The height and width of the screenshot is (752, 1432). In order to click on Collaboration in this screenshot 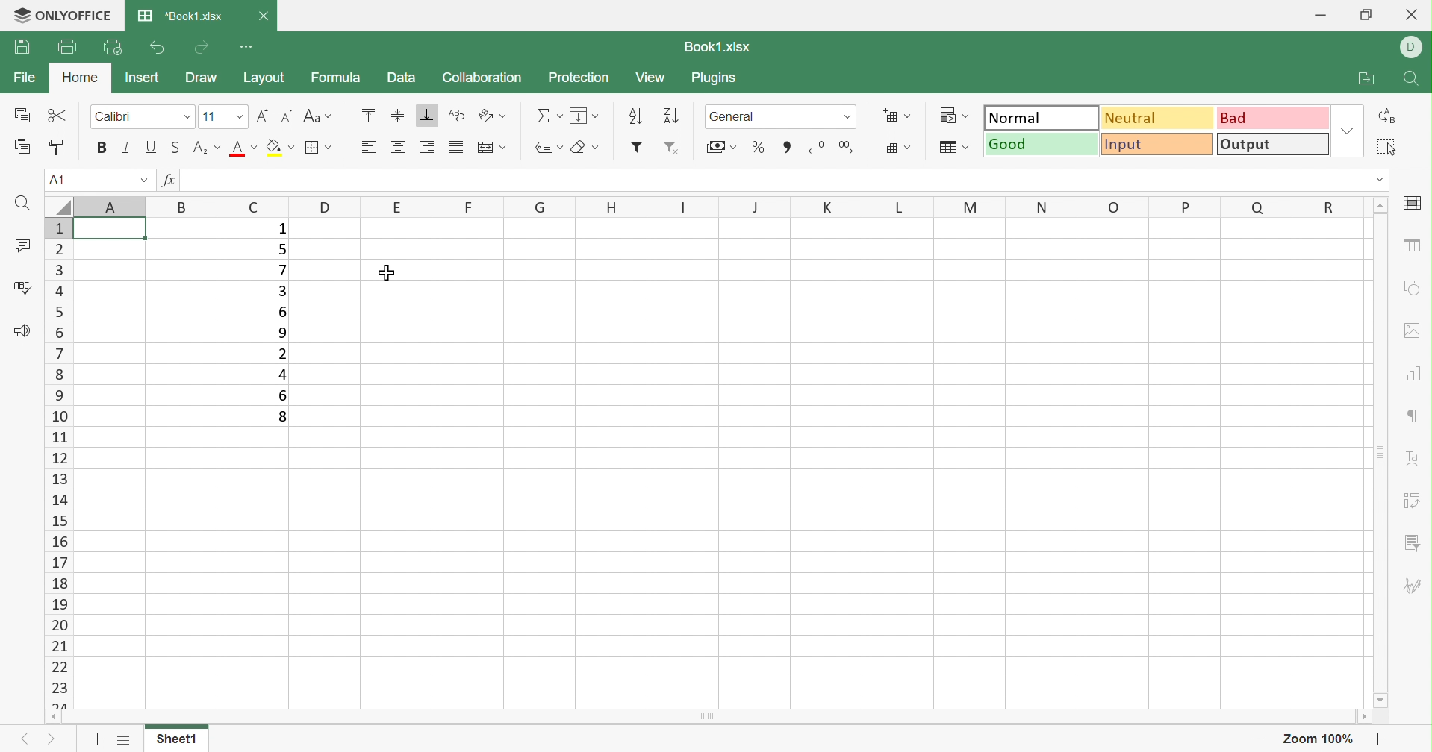, I will do `click(488, 78)`.